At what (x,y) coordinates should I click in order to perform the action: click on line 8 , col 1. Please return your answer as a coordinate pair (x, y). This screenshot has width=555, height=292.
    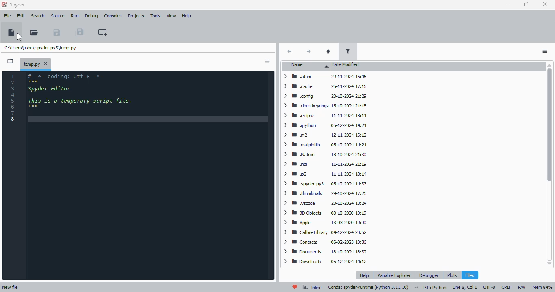
    Looking at the image, I should click on (465, 288).